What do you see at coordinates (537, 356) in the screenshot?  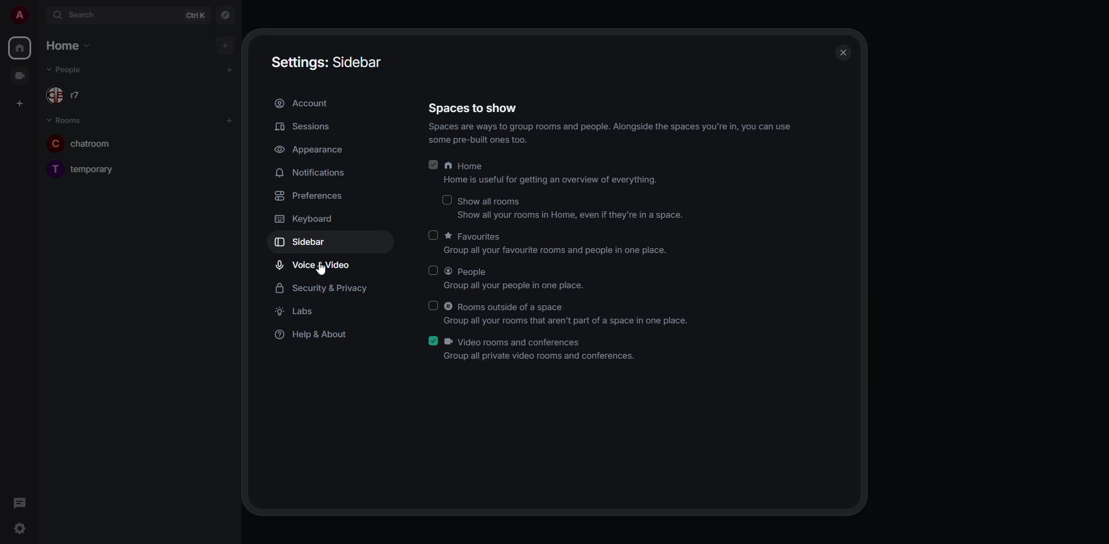 I see `Group all private video rooms and conferences.` at bounding box center [537, 356].